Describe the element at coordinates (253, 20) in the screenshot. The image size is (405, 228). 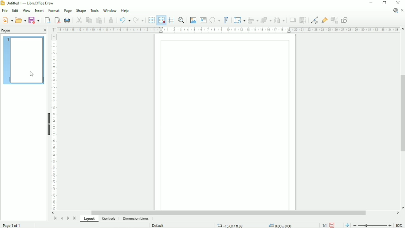
I see `Align objects` at that location.